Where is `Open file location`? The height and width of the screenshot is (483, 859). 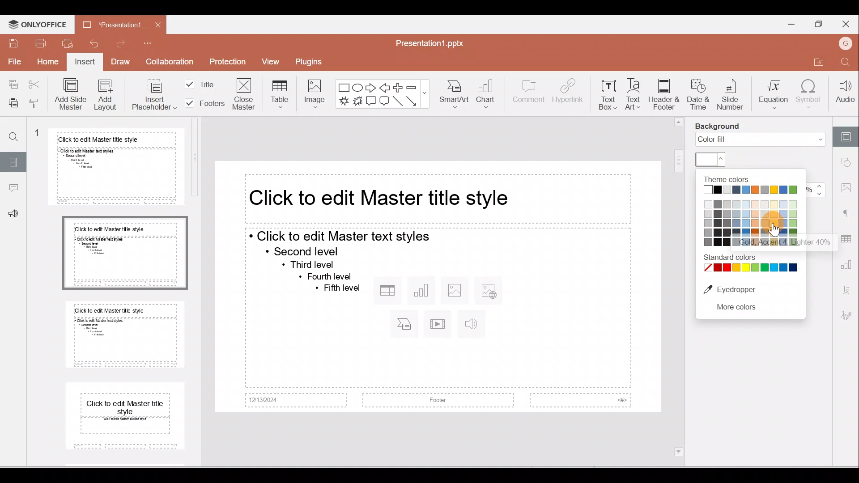
Open file location is located at coordinates (819, 64).